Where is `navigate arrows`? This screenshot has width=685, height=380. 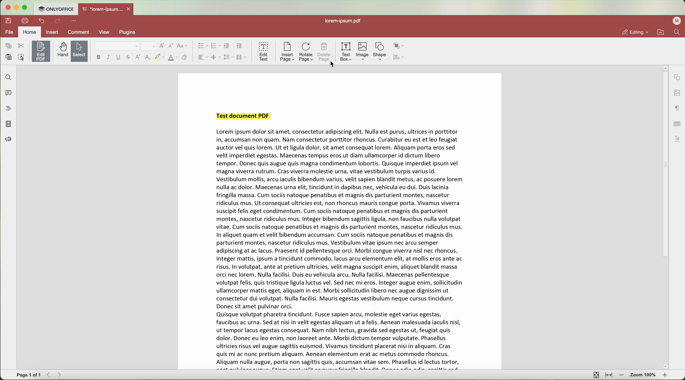 navigate arrows is located at coordinates (54, 375).